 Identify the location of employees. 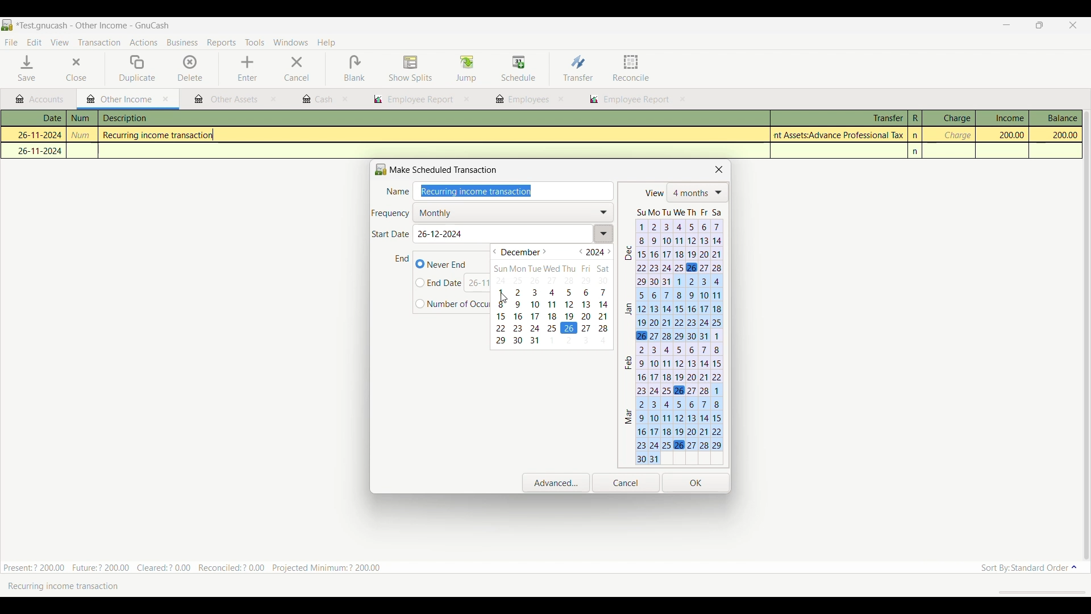
(521, 99).